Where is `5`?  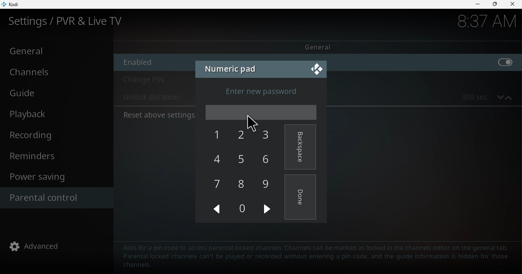 5 is located at coordinates (244, 160).